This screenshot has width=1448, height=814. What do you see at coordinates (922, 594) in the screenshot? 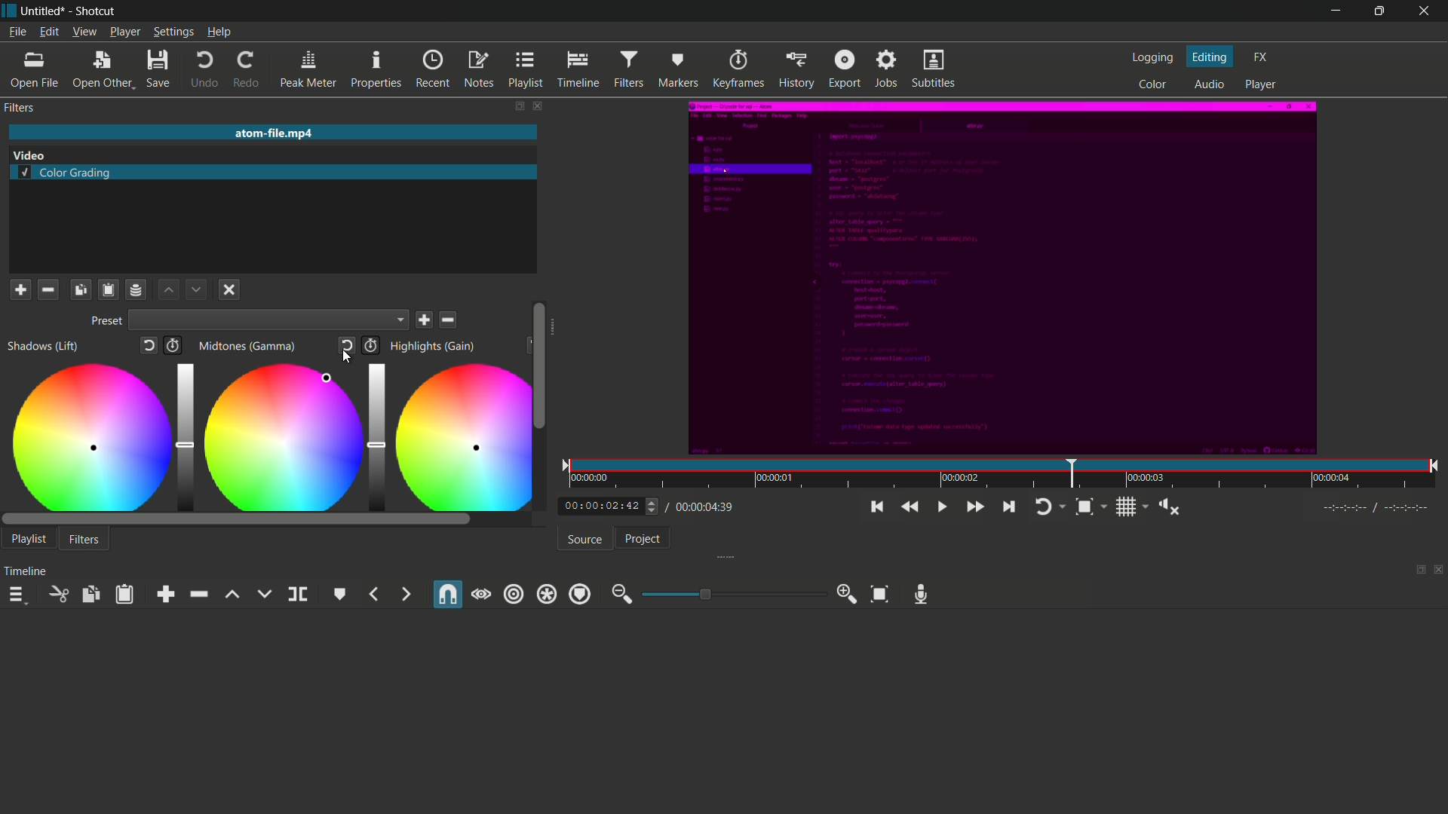
I see `record audio` at bounding box center [922, 594].